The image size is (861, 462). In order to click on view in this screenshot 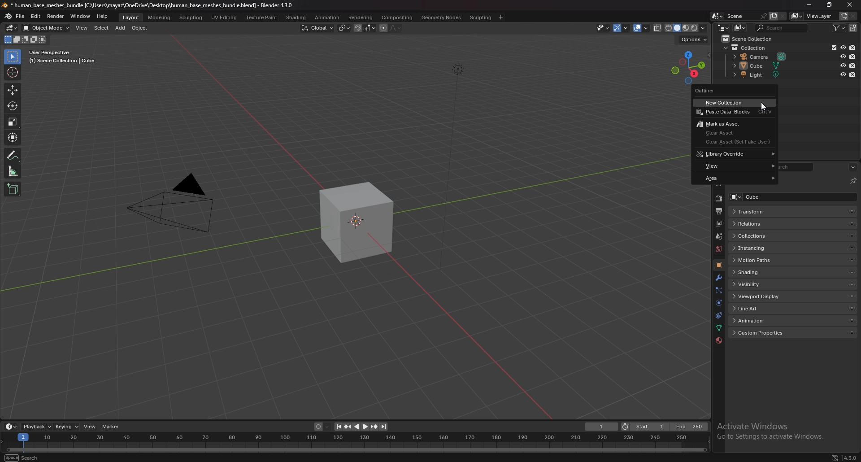, I will do `click(737, 166)`.